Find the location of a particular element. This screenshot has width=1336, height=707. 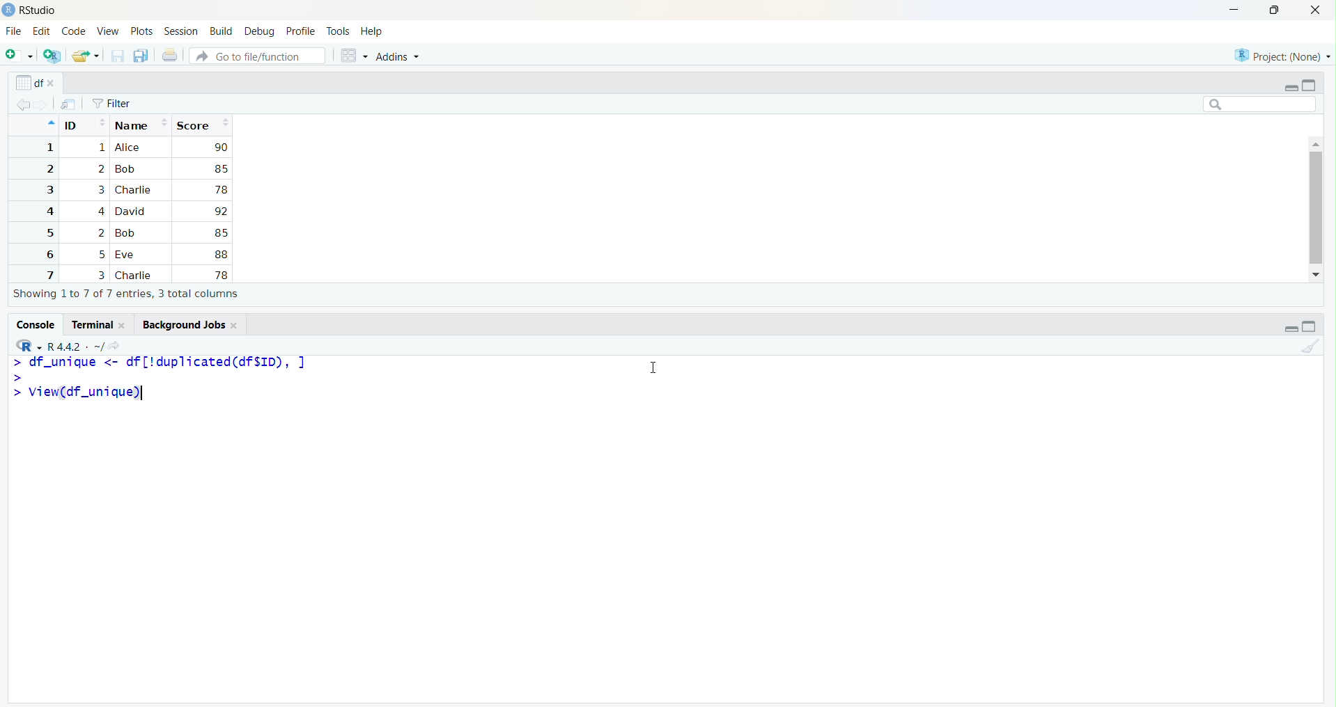

Plots is located at coordinates (142, 32).